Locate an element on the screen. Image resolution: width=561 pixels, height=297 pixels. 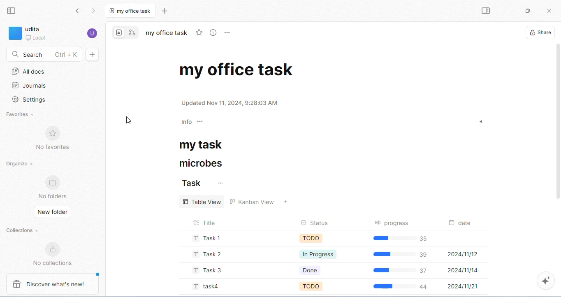
expand is located at coordinates (481, 122).